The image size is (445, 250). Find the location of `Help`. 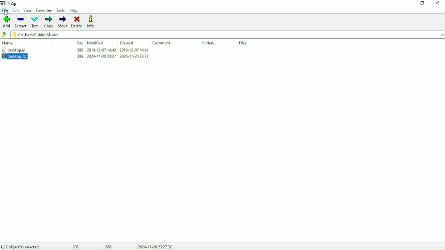

Help is located at coordinates (75, 10).